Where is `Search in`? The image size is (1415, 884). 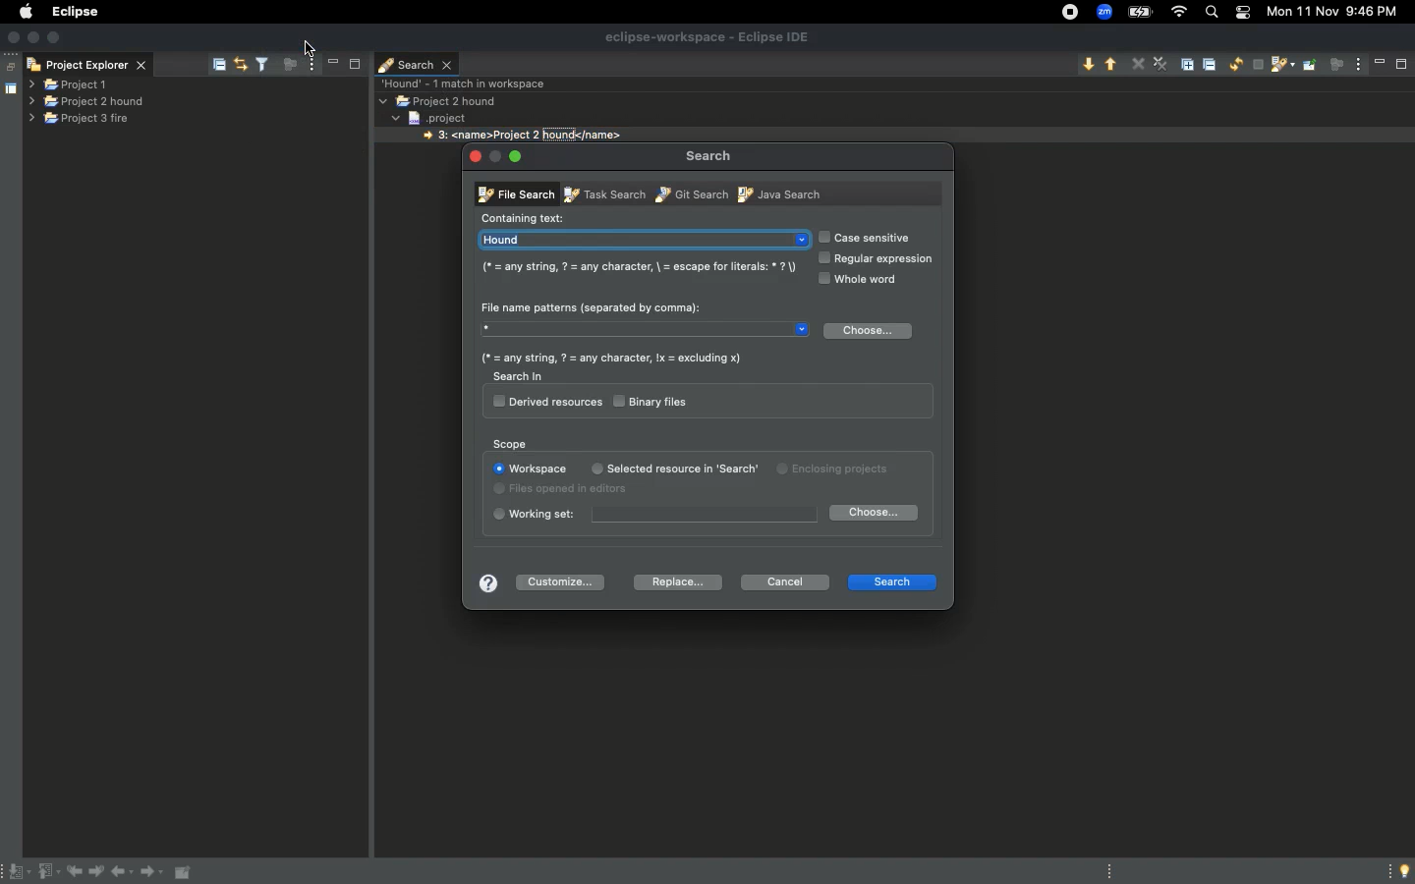
Search in is located at coordinates (518, 376).